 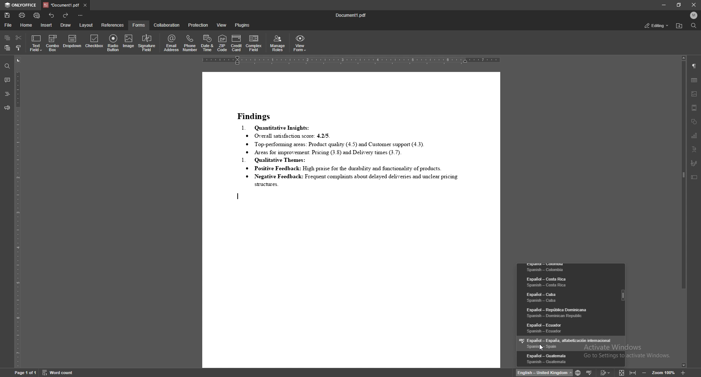 What do you see at coordinates (172, 43) in the screenshot?
I see `email address` at bounding box center [172, 43].